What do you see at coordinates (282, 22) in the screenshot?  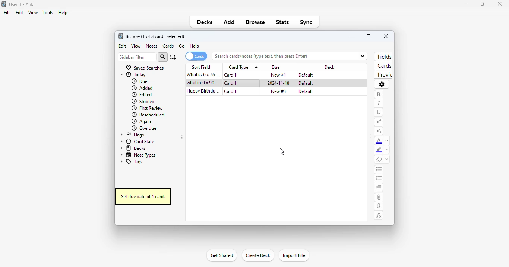 I see `stats` at bounding box center [282, 22].